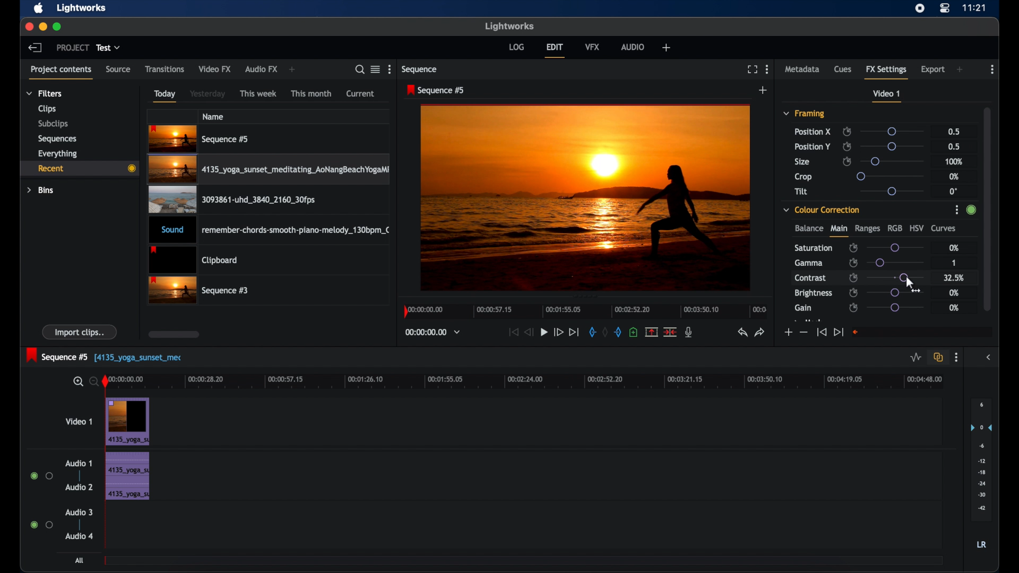 The width and height of the screenshot is (1019, 573). What do you see at coordinates (893, 146) in the screenshot?
I see `slider` at bounding box center [893, 146].